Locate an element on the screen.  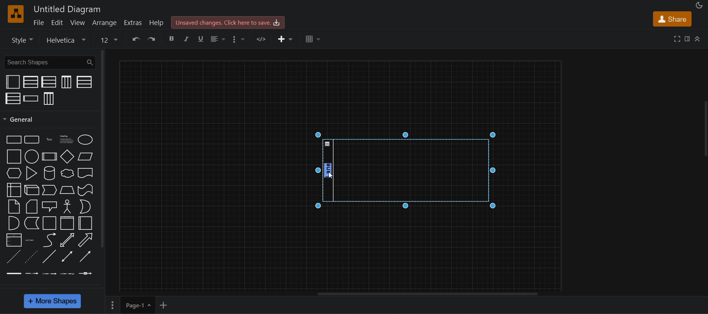
square is located at coordinates (13, 157).